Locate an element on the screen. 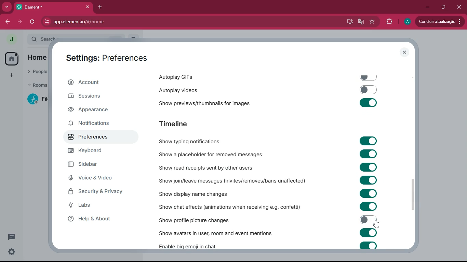  keyboard is located at coordinates (96, 152).